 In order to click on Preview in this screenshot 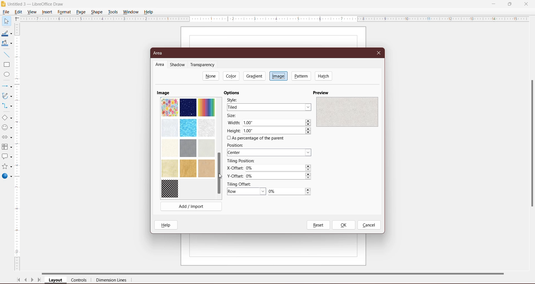, I will do `click(322, 92)`.